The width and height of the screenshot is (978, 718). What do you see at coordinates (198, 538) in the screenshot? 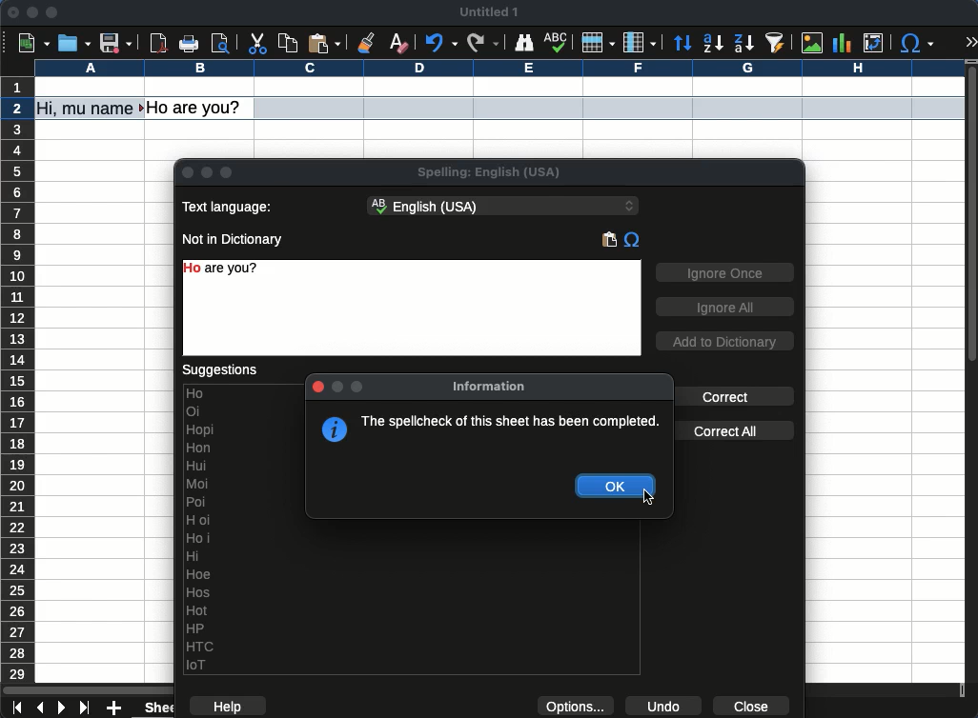
I see `Ho i` at bounding box center [198, 538].